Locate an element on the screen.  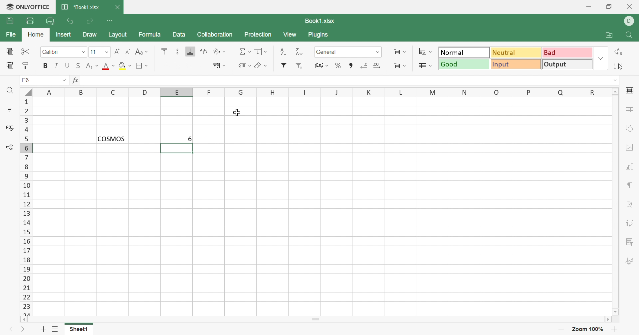
Quick print is located at coordinates (50, 22).